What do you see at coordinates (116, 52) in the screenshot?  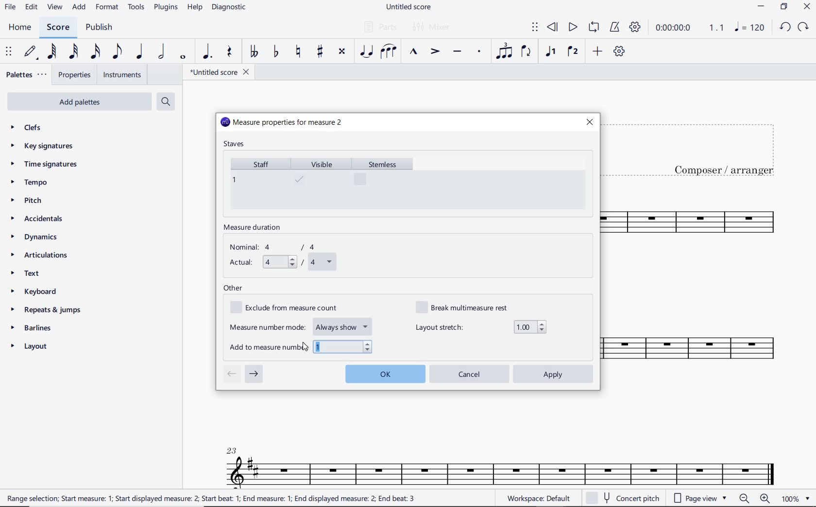 I see `EIGHTH NOTE` at bounding box center [116, 52].